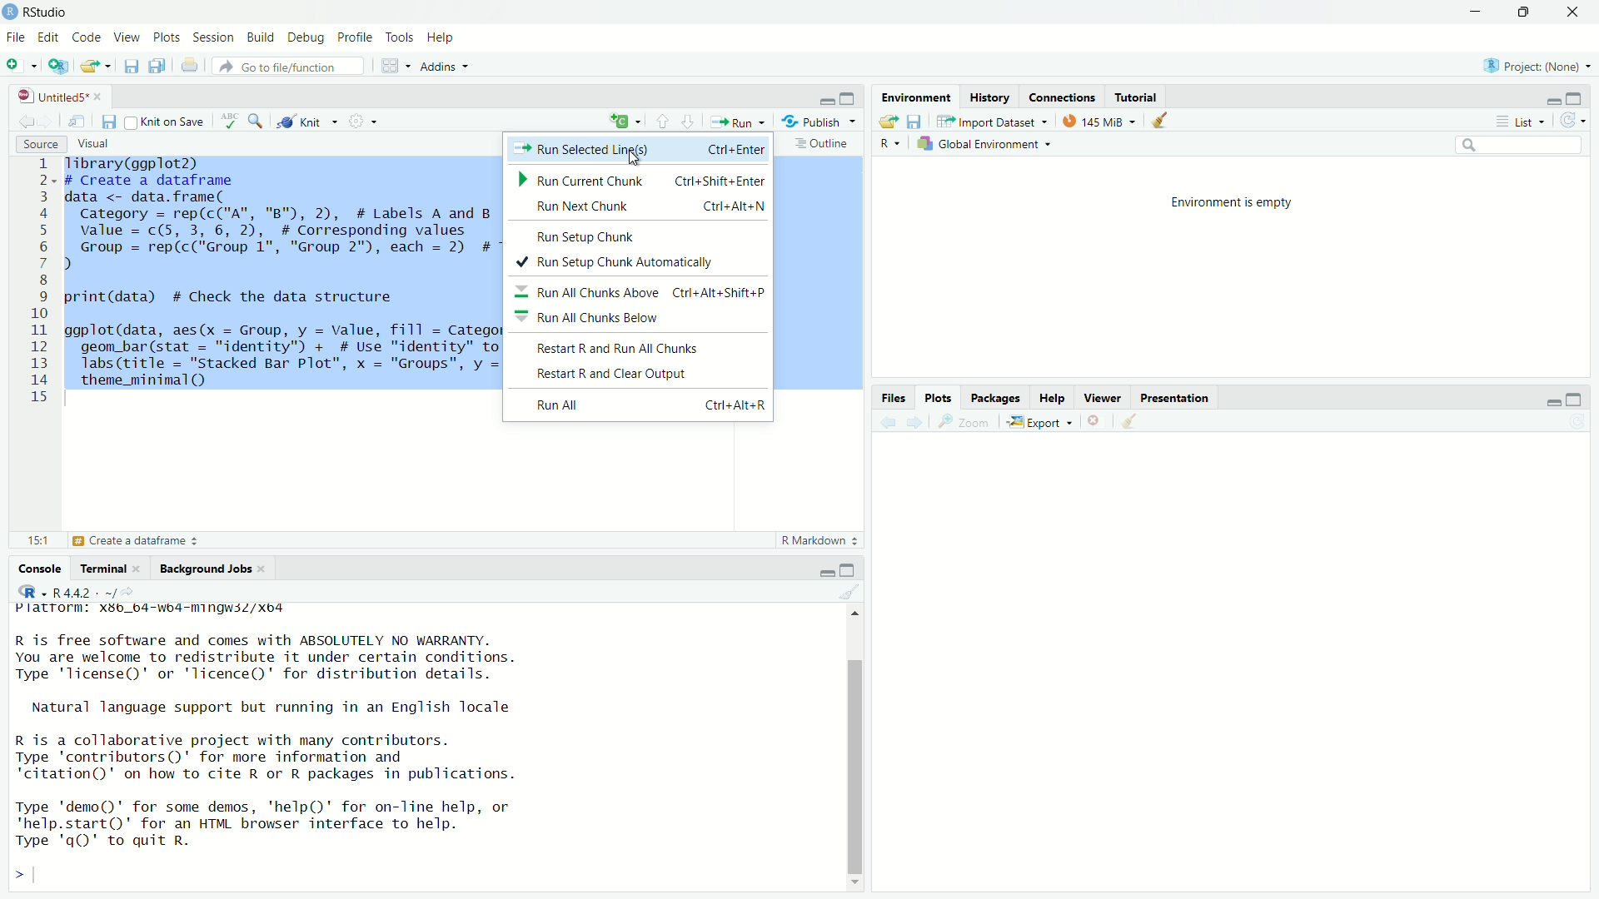  Describe the element at coordinates (636, 372) in the screenshot. I see `Restart R and Clear Output` at that location.